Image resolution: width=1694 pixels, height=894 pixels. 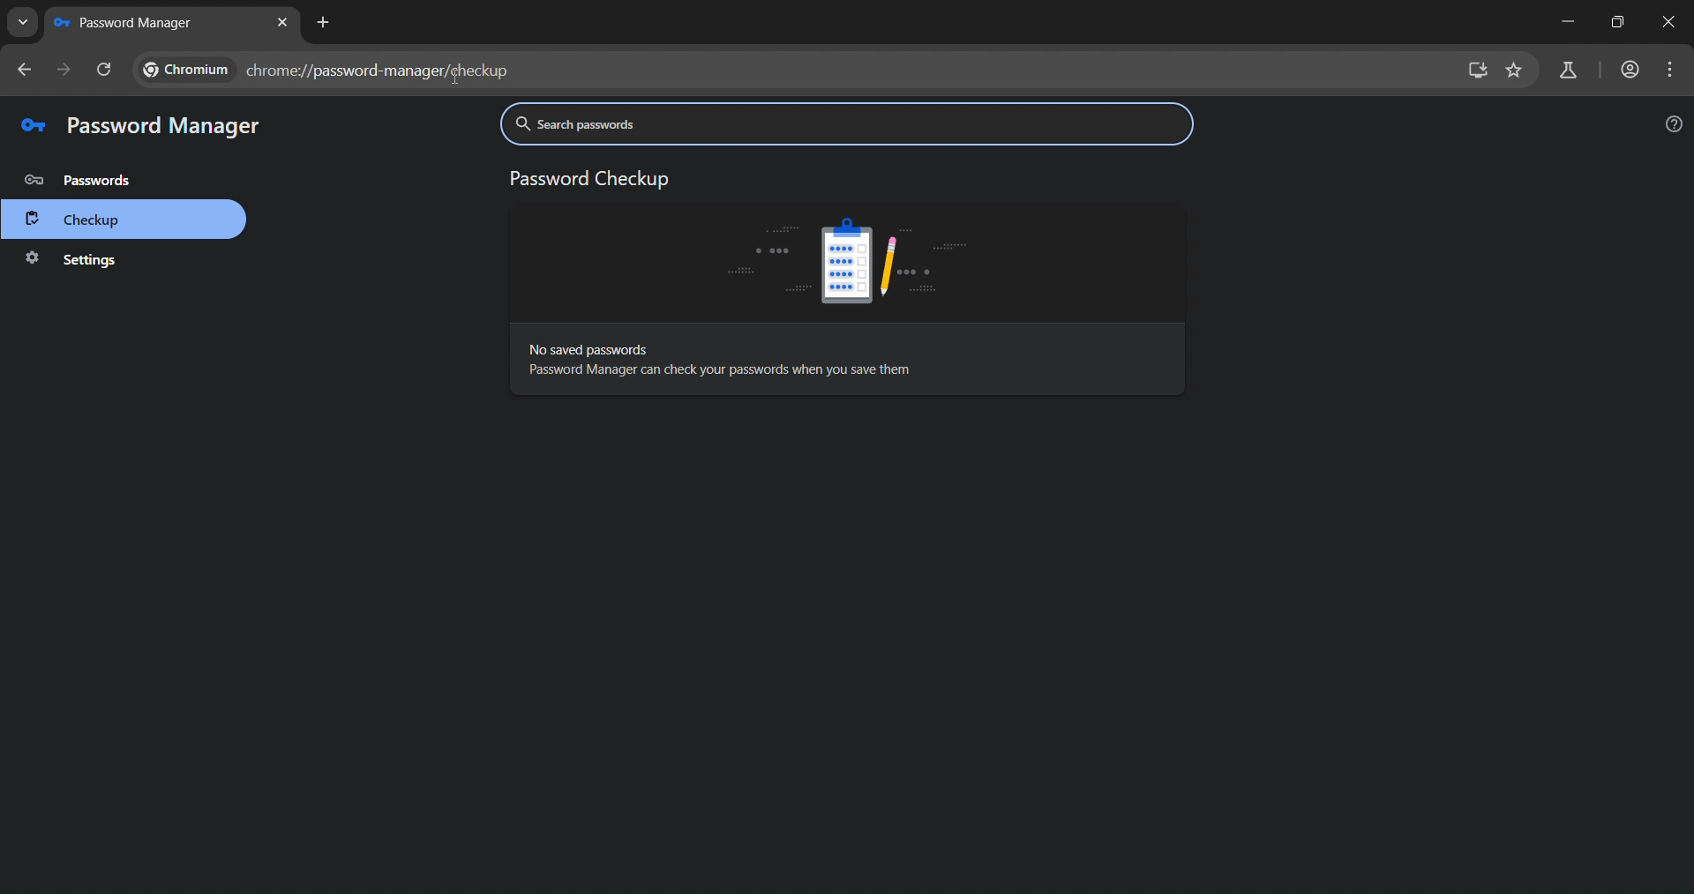 I want to click on menu, so click(x=1668, y=68).